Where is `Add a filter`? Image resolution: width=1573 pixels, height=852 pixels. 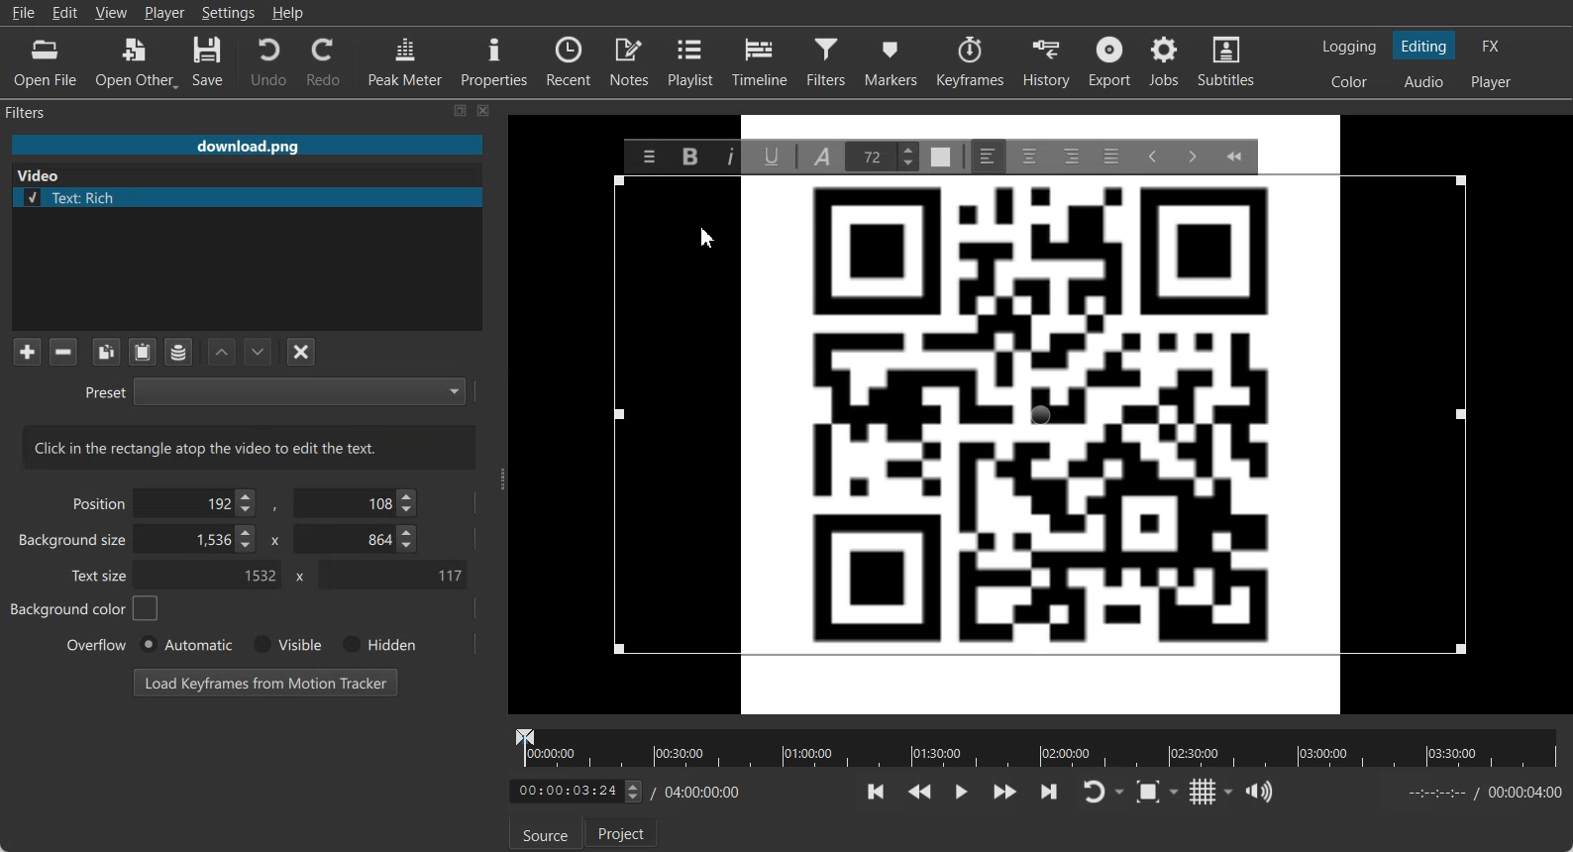 Add a filter is located at coordinates (27, 351).